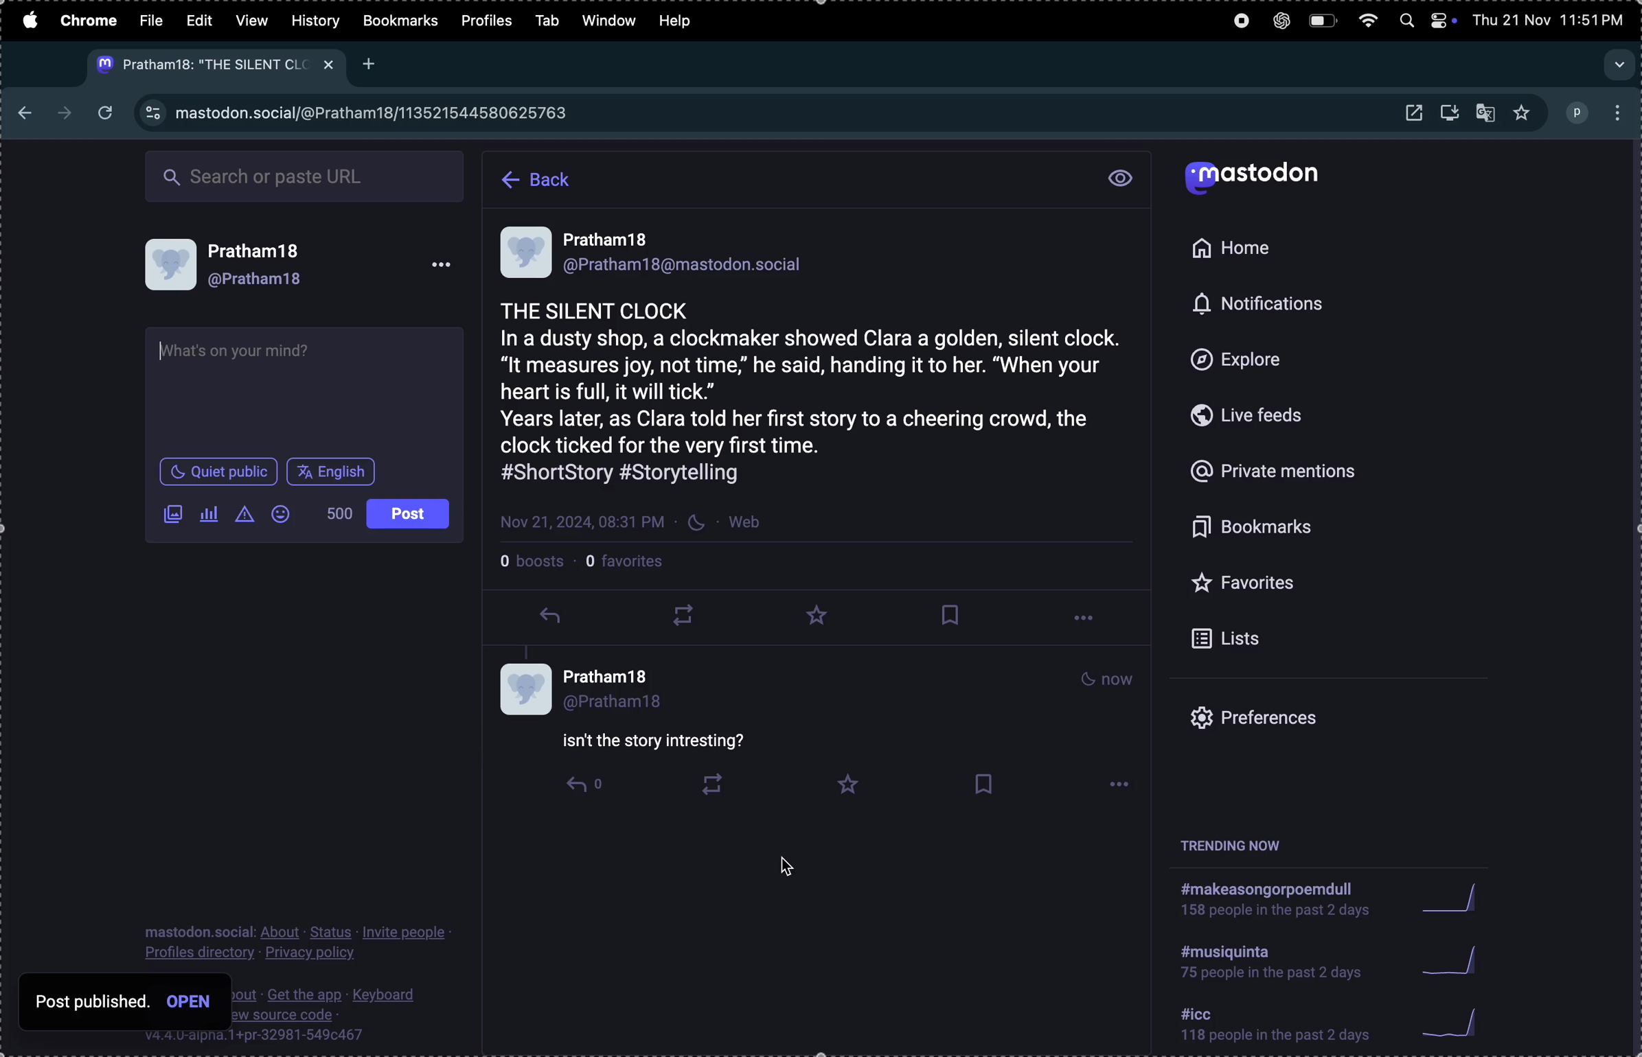  I want to click on bookmark, so click(952, 615).